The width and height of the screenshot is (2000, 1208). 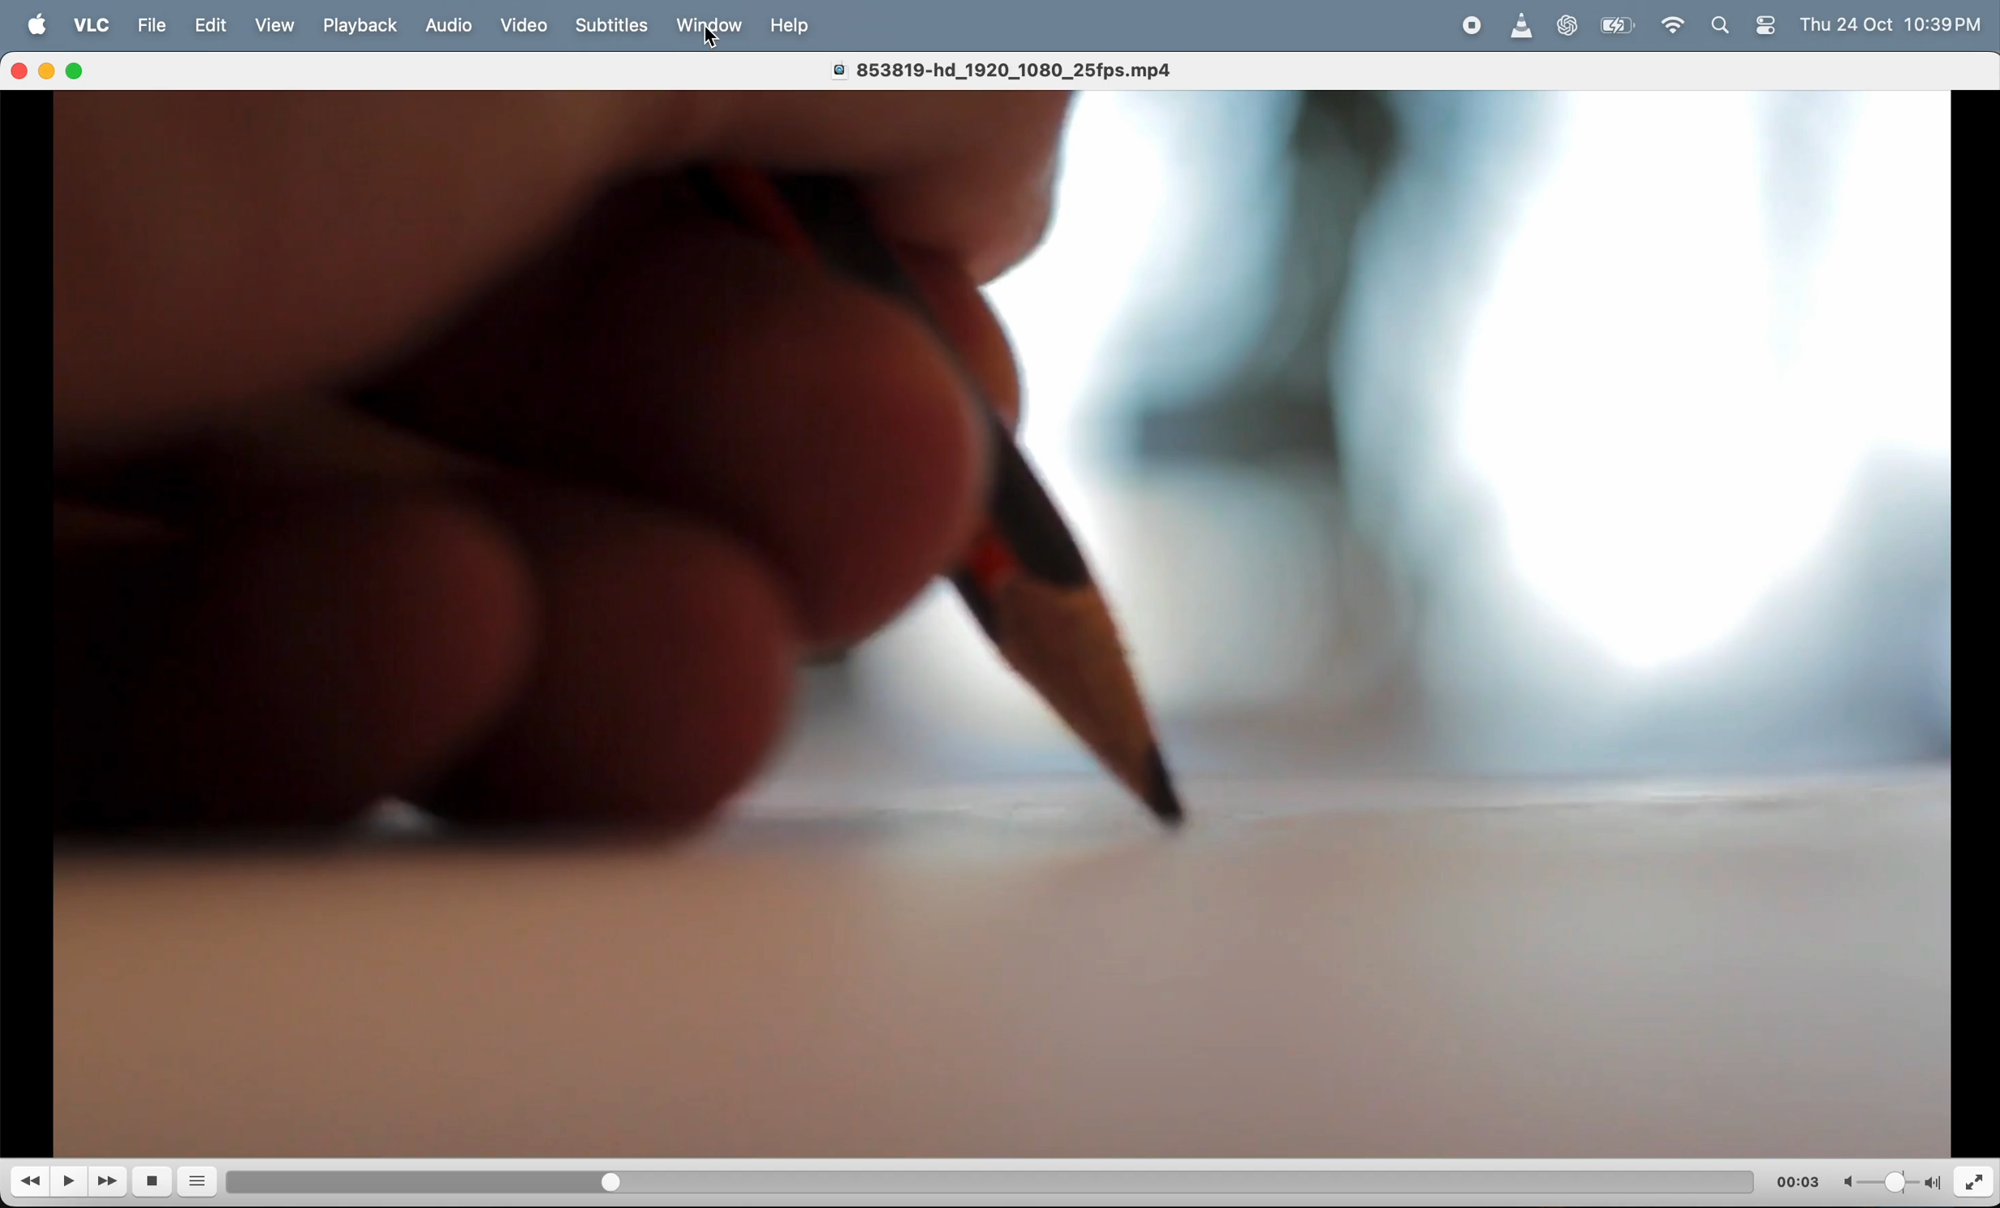 I want to click on , so click(x=1974, y=1180).